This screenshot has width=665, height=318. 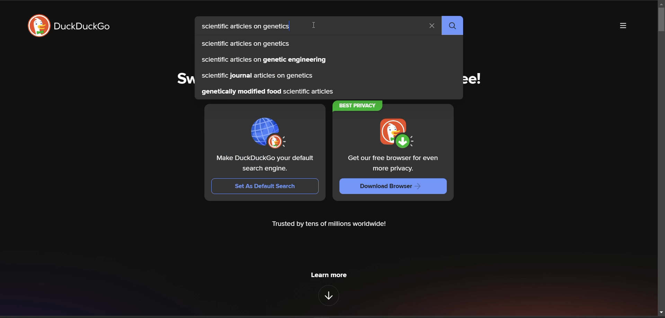 What do you see at coordinates (623, 26) in the screenshot?
I see `more options` at bounding box center [623, 26].